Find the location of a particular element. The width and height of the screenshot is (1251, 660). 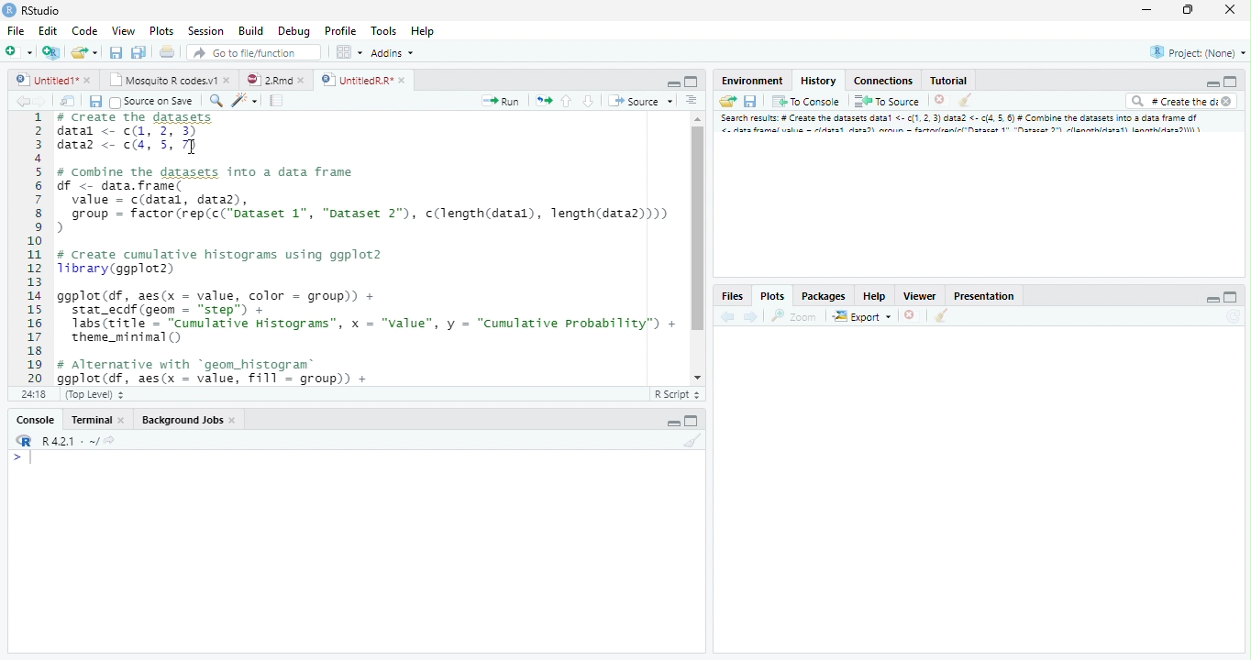

History is located at coordinates (818, 80).